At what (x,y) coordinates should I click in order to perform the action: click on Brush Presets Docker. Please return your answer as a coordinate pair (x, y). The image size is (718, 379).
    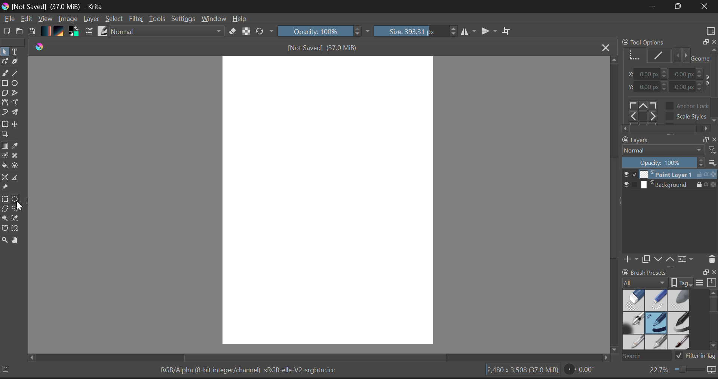
    Looking at the image, I should click on (668, 314).